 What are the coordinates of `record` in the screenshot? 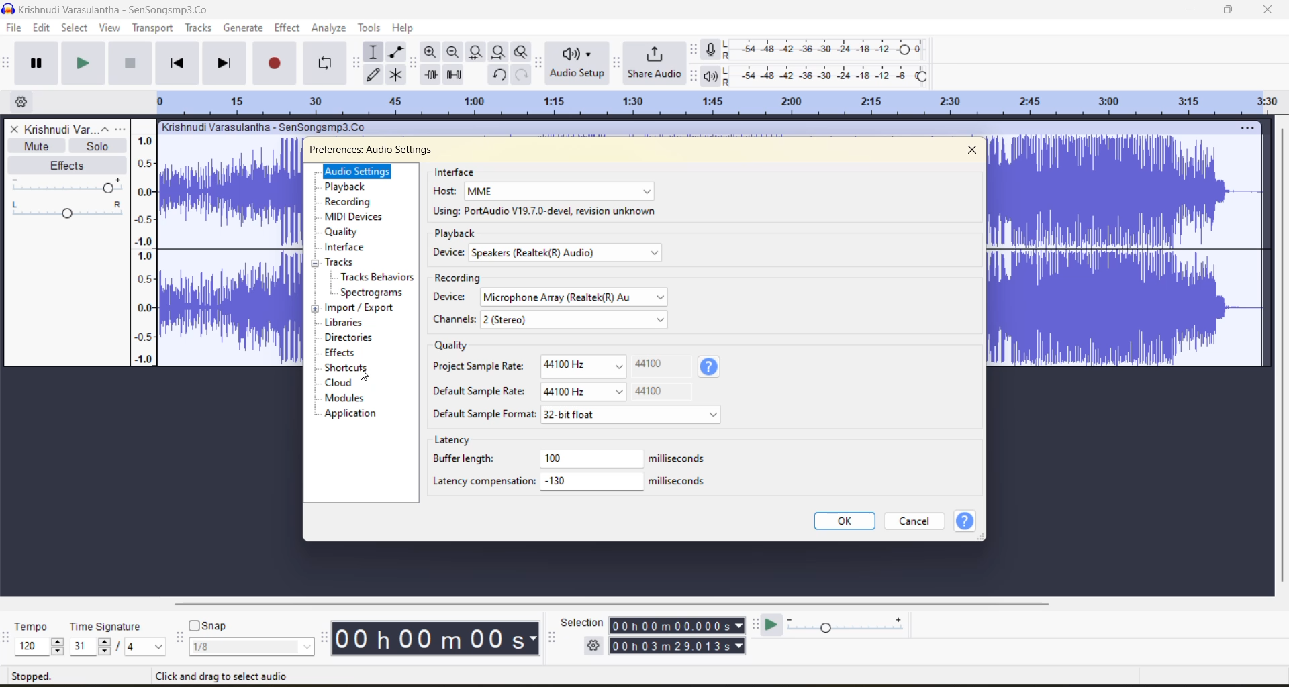 It's located at (277, 62).